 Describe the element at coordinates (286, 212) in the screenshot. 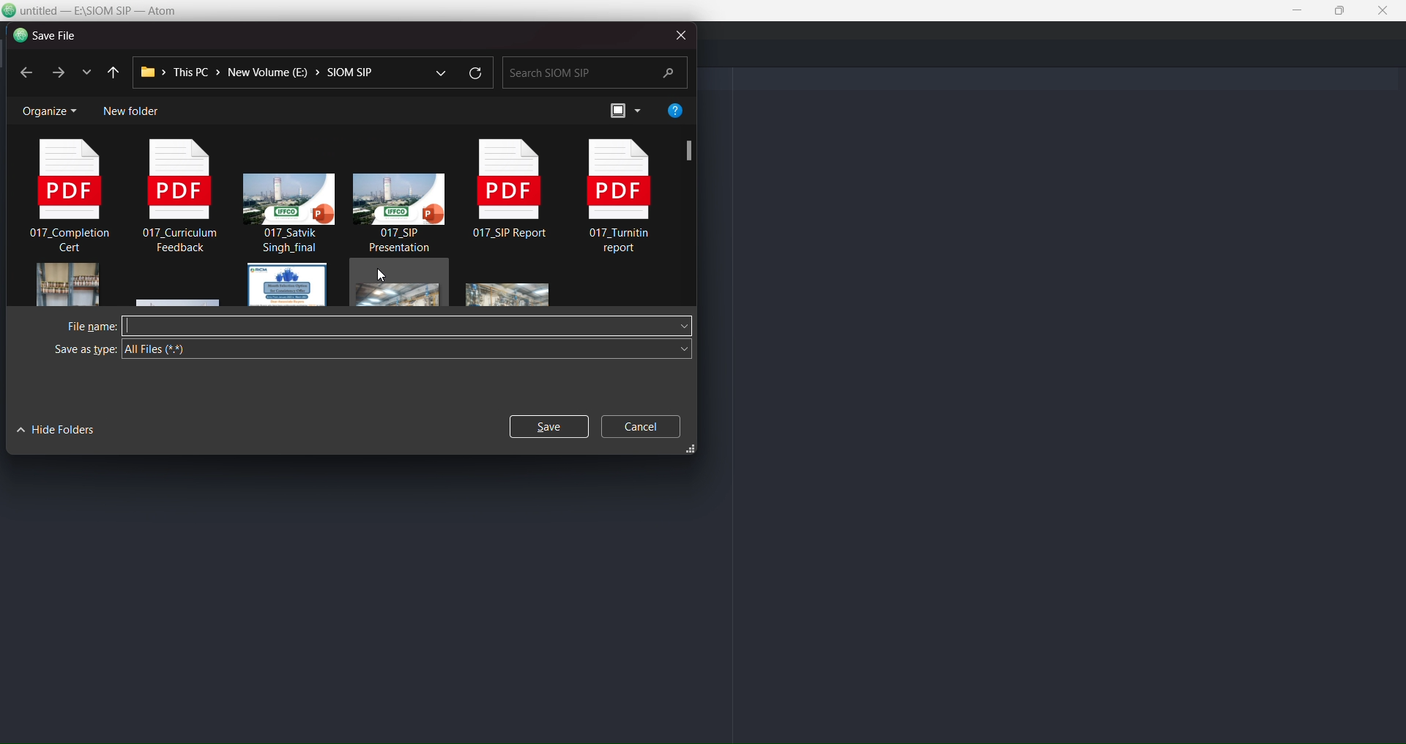

I see `presentation` at that location.